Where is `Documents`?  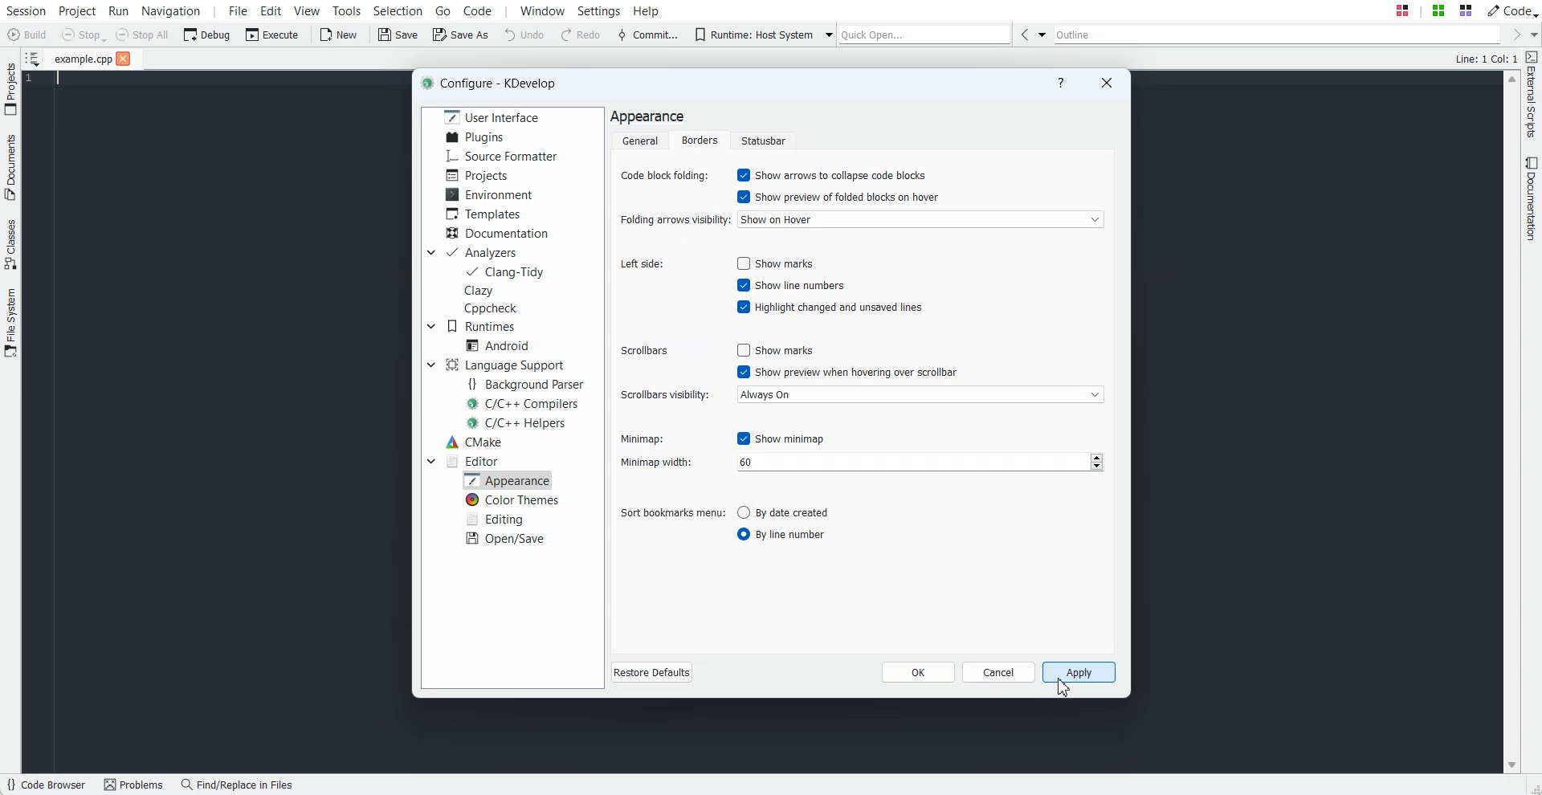 Documents is located at coordinates (10, 167).